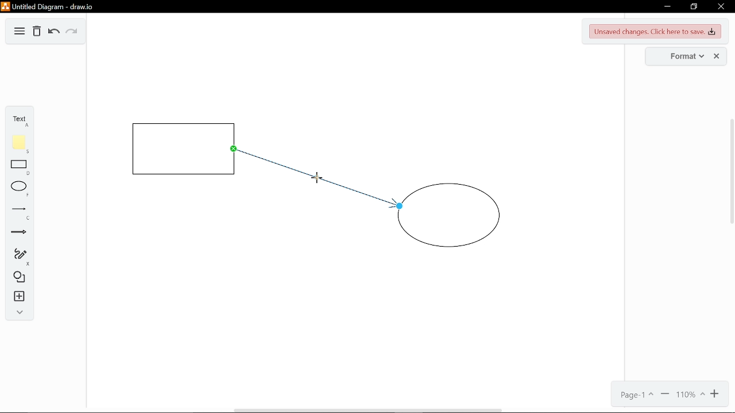 The width and height of the screenshot is (735, 413). Describe the element at coordinates (638, 395) in the screenshot. I see `Current page(Page 1)` at that location.